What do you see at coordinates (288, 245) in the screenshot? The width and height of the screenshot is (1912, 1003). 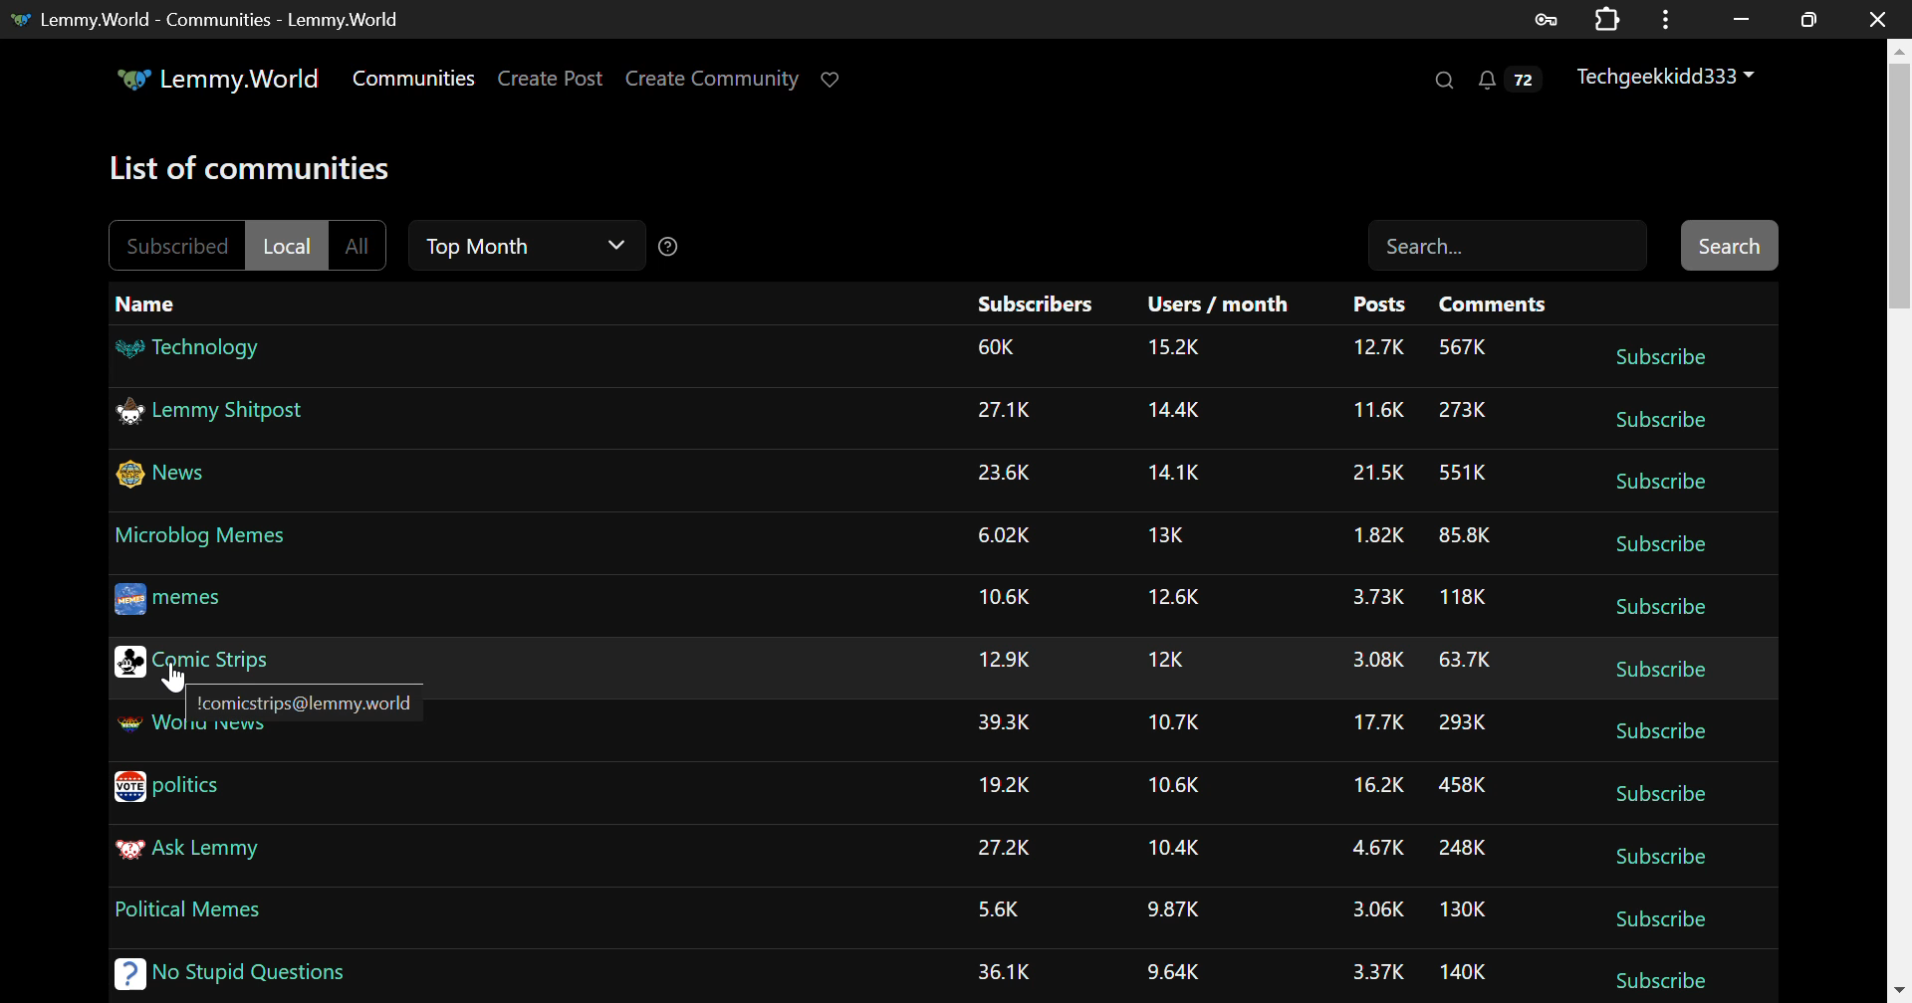 I see `Local Filter Selected` at bounding box center [288, 245].